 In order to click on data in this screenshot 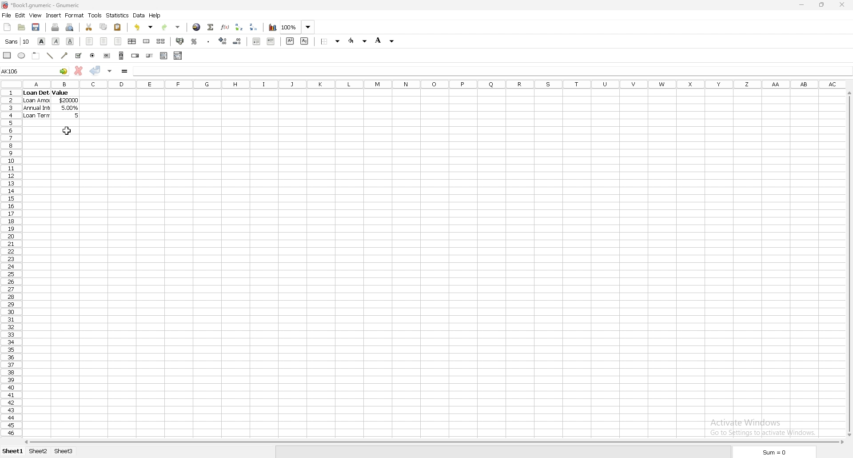, I will do `click(140, 16)`.